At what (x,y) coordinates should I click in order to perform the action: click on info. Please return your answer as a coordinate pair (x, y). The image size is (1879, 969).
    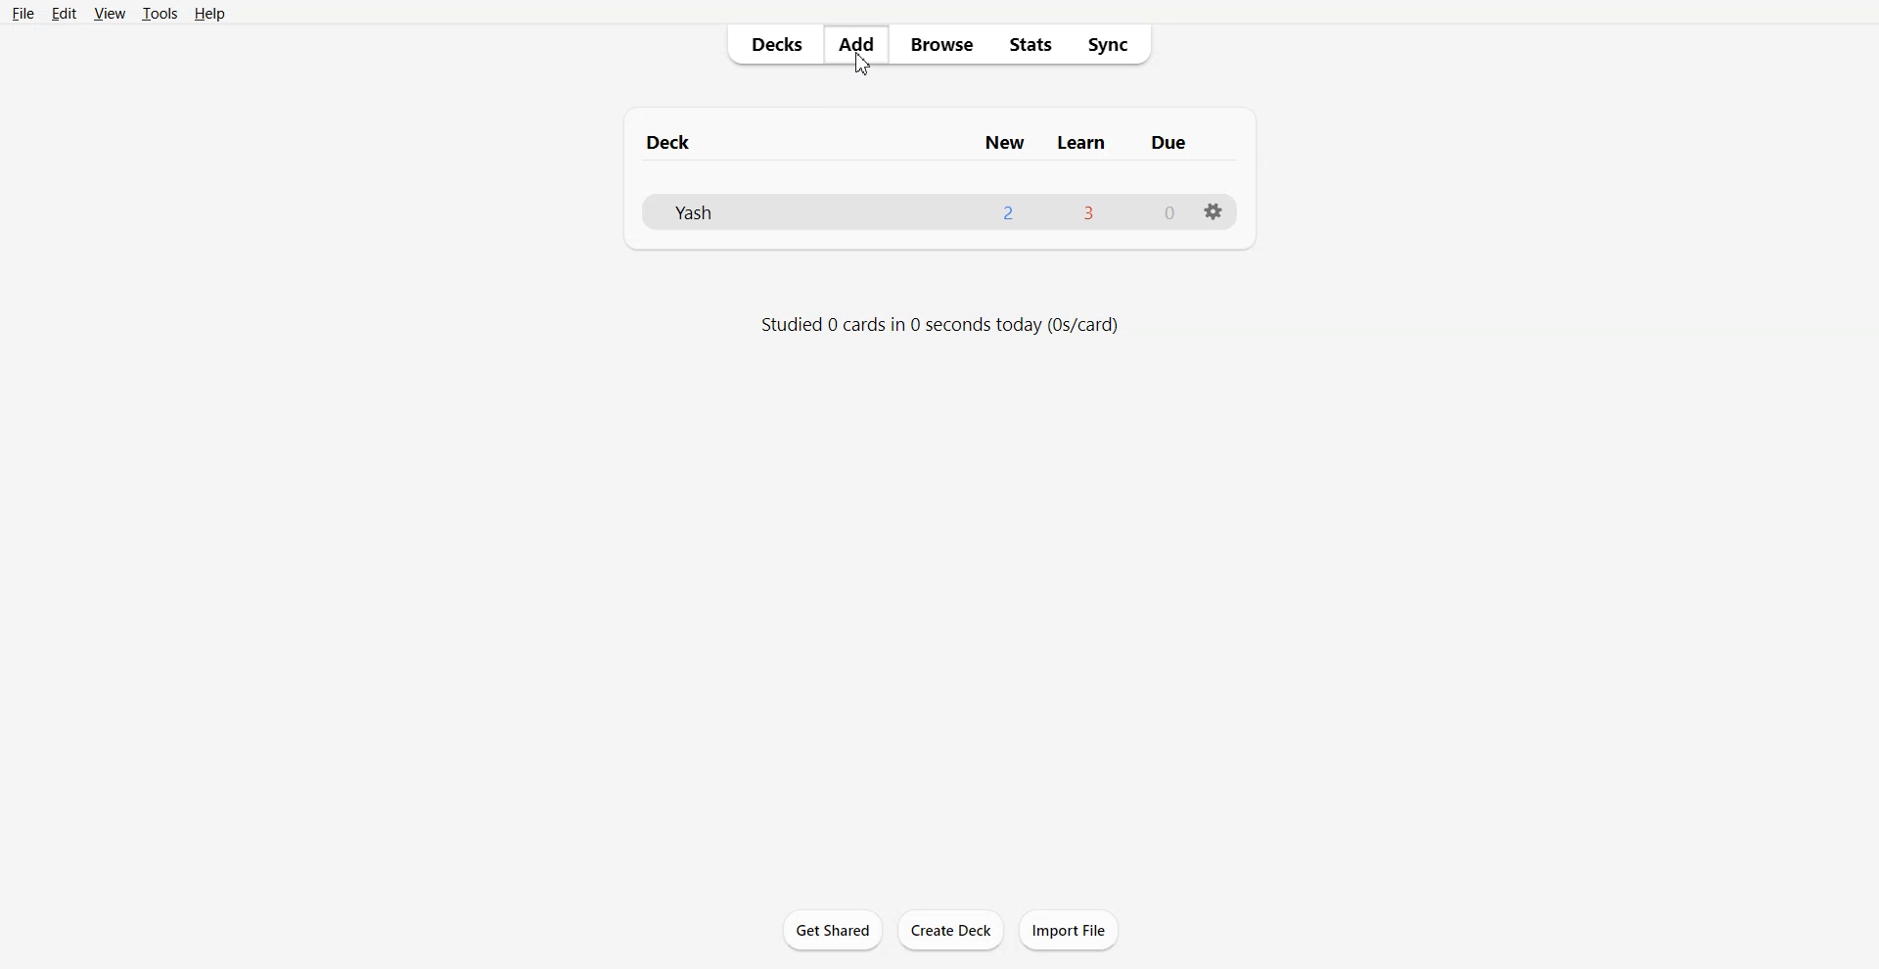
    Looking at the image, I should click on (942, 324).